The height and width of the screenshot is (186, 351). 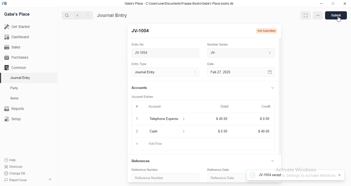 What do you see at coordinates (155, 144) in the screenshot?
I see `Add Row` at bounding box center [155, 144].